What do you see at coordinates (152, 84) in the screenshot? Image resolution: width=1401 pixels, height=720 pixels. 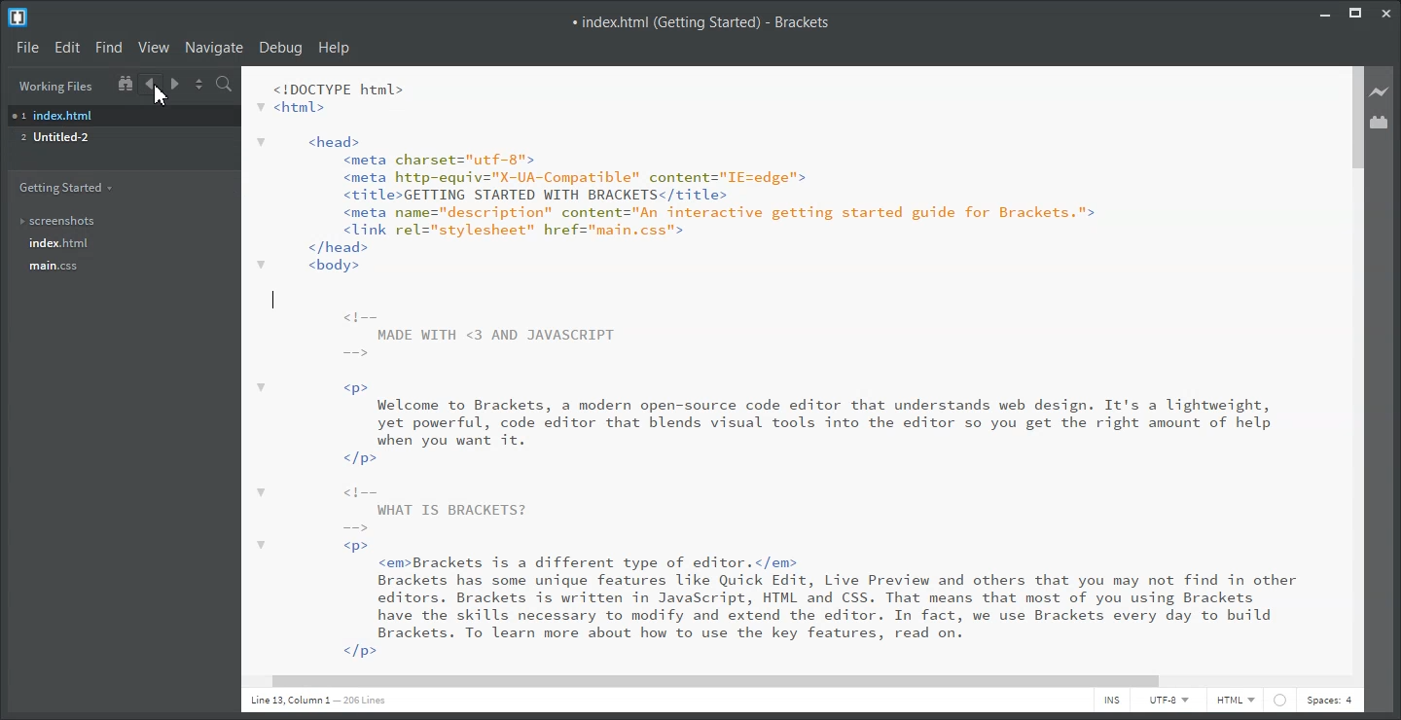 I see `Navigate Backward` at bounding box center [152, 84].